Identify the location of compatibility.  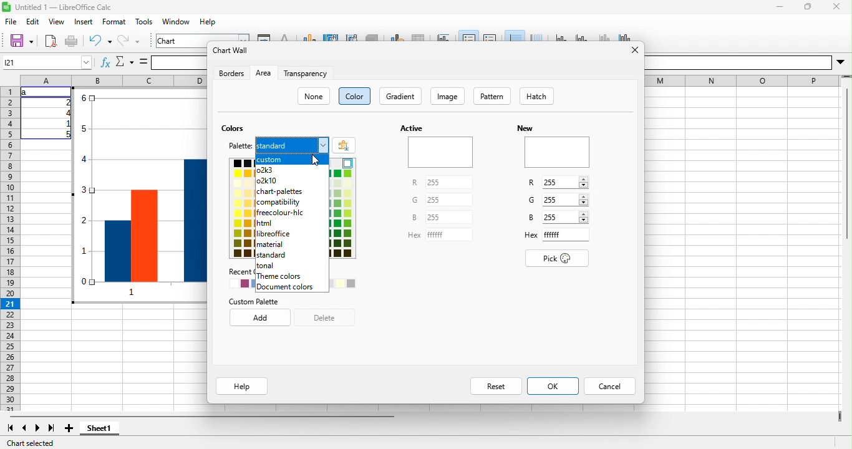
(292, 202).